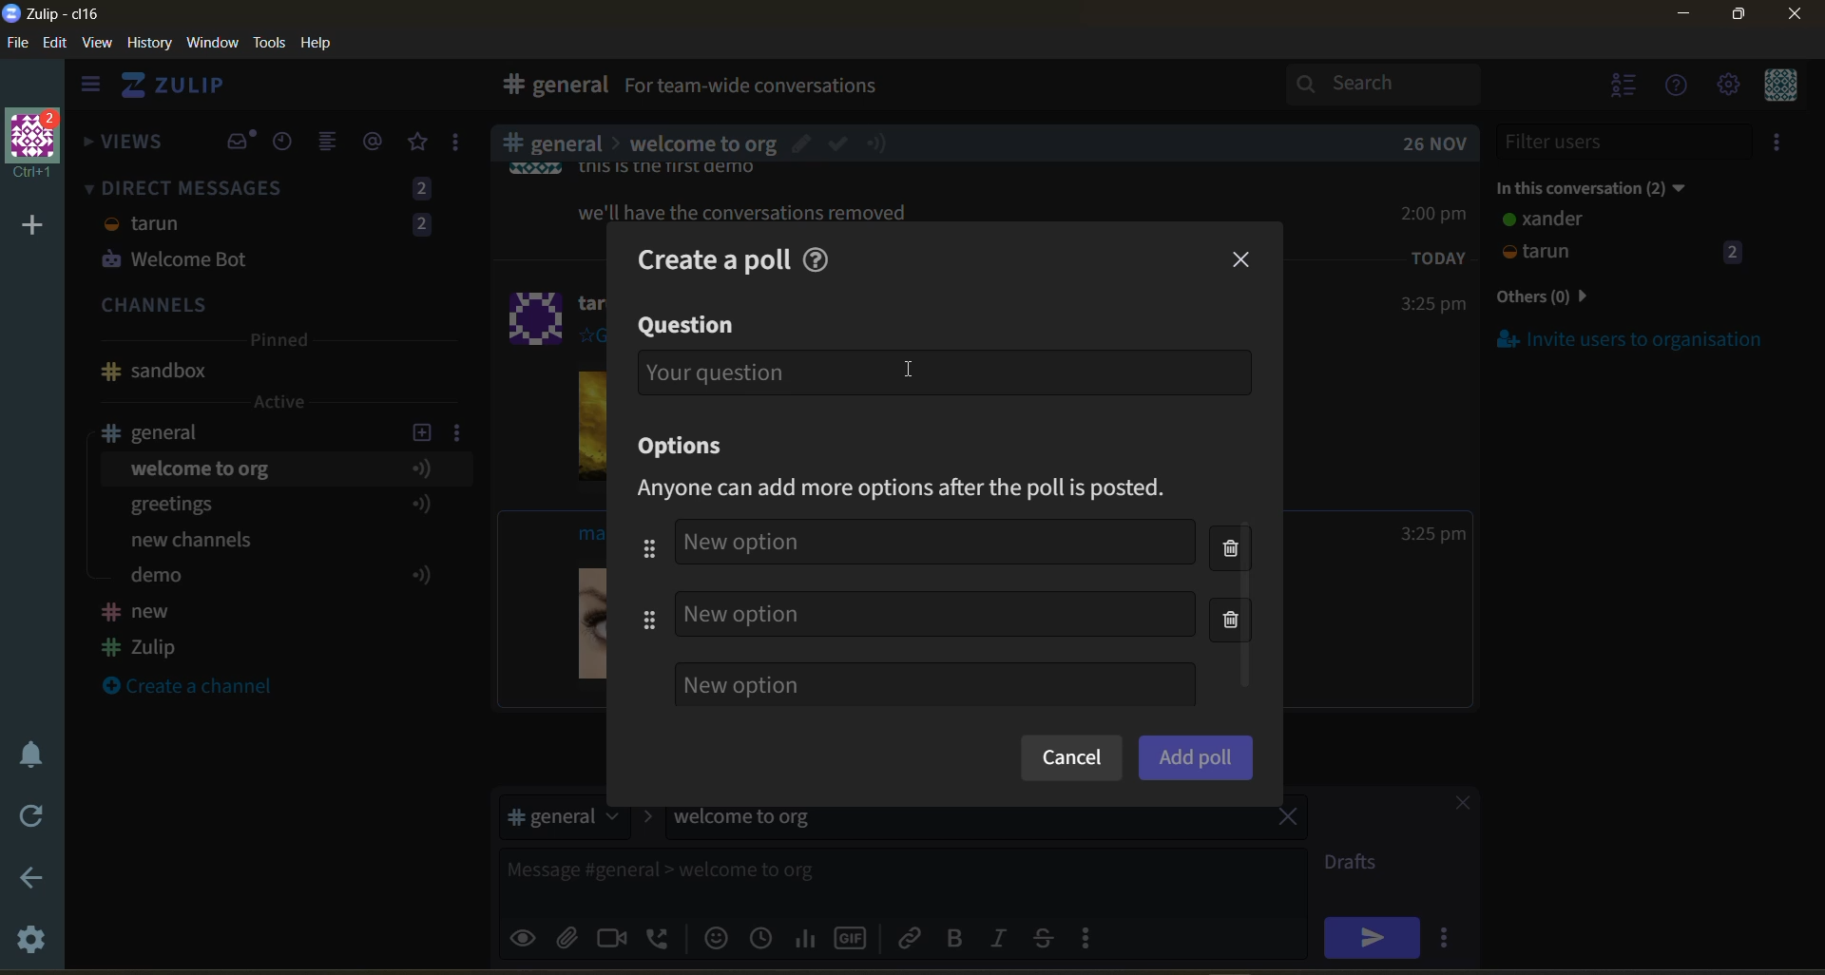 The width and height of the screenshot is (1825, 975). I want to click on enable do not disturb, so click(27, 752).